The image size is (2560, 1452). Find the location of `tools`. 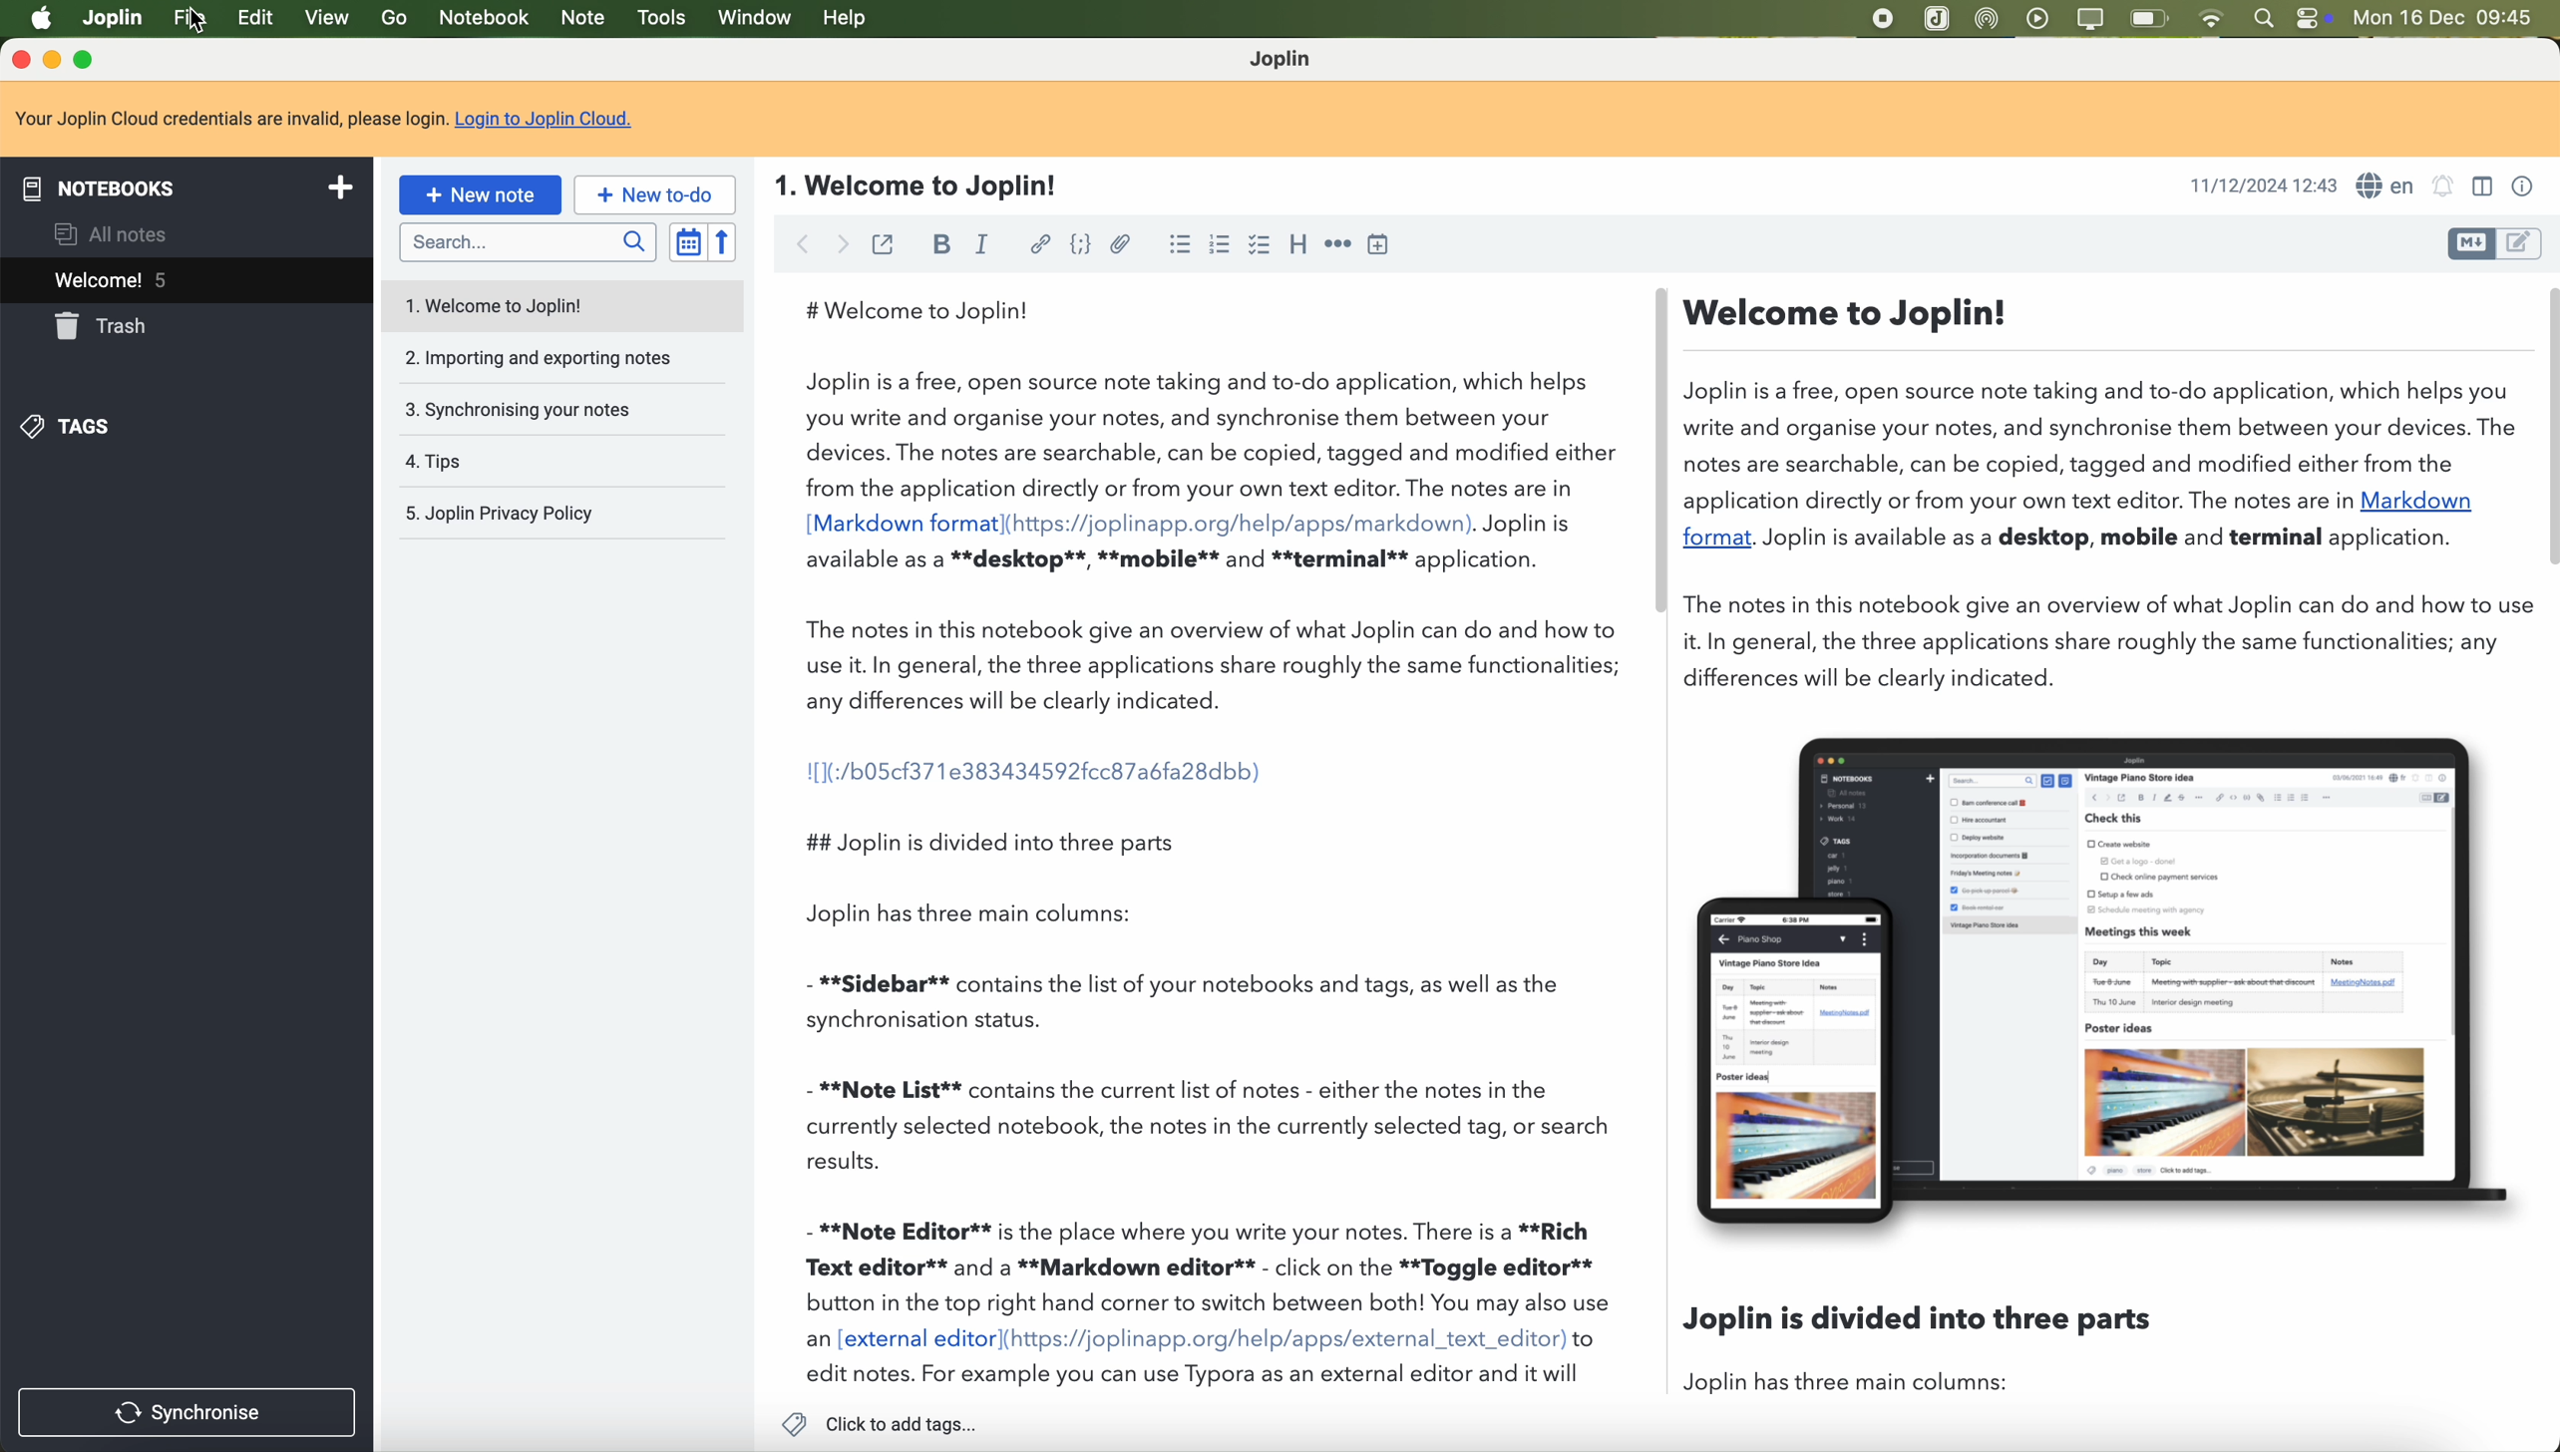

tools is located at coordinates (660, 19).